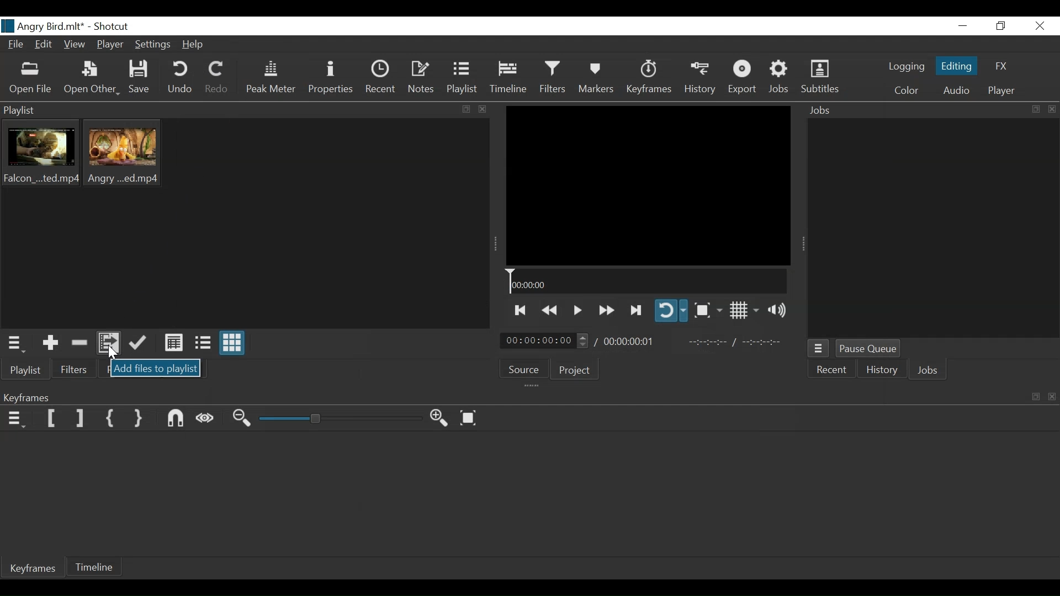 The image size is (1060, 596). What do you see at coordinates (903, 68) in the screenshot?
I see `logging` at bounding box center [903, 68].